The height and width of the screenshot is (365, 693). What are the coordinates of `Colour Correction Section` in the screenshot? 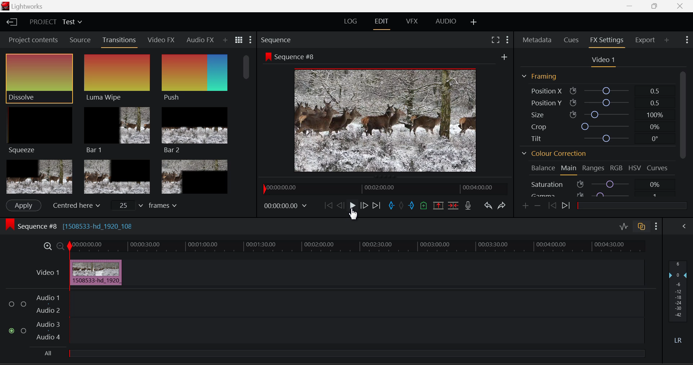 It's located at (554, 154).